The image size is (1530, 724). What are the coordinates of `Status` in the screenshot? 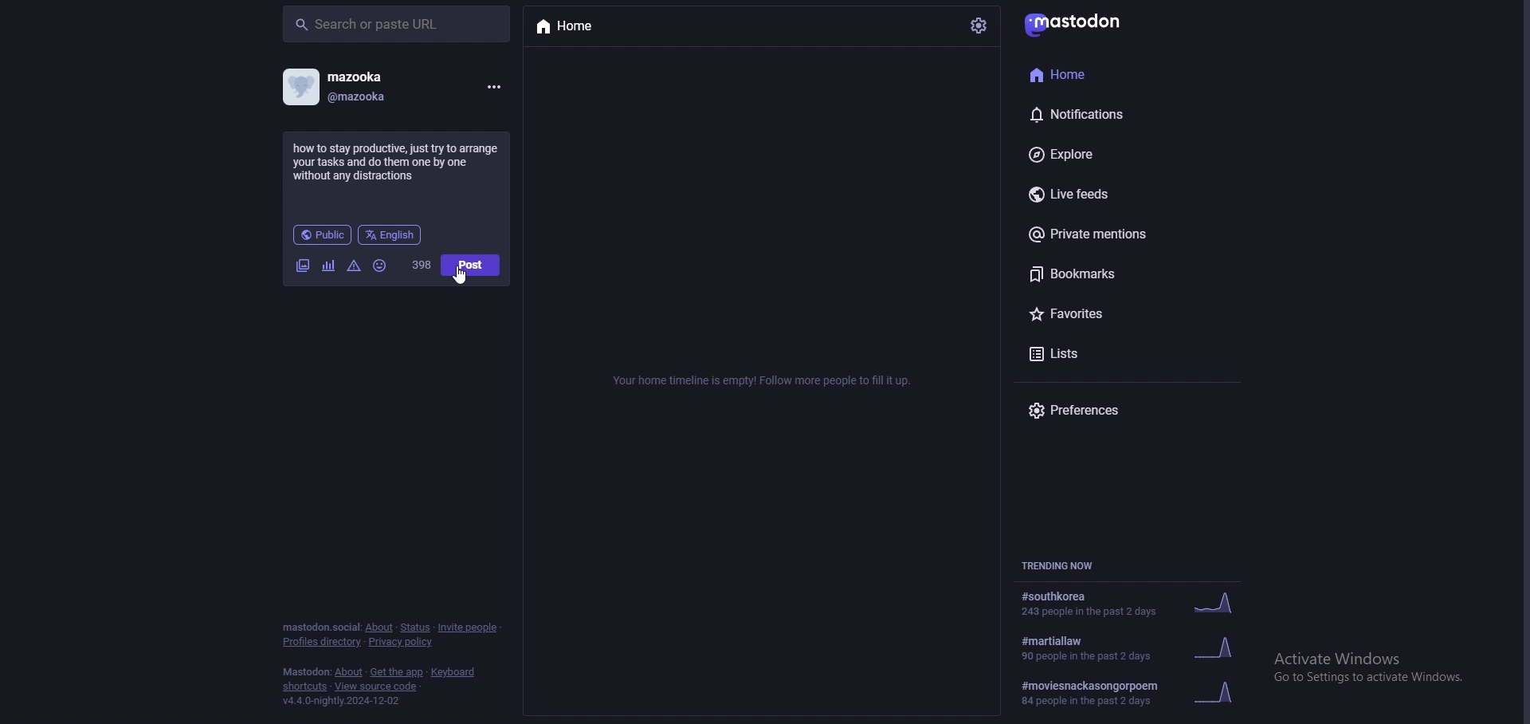 It's located at (414, 627).